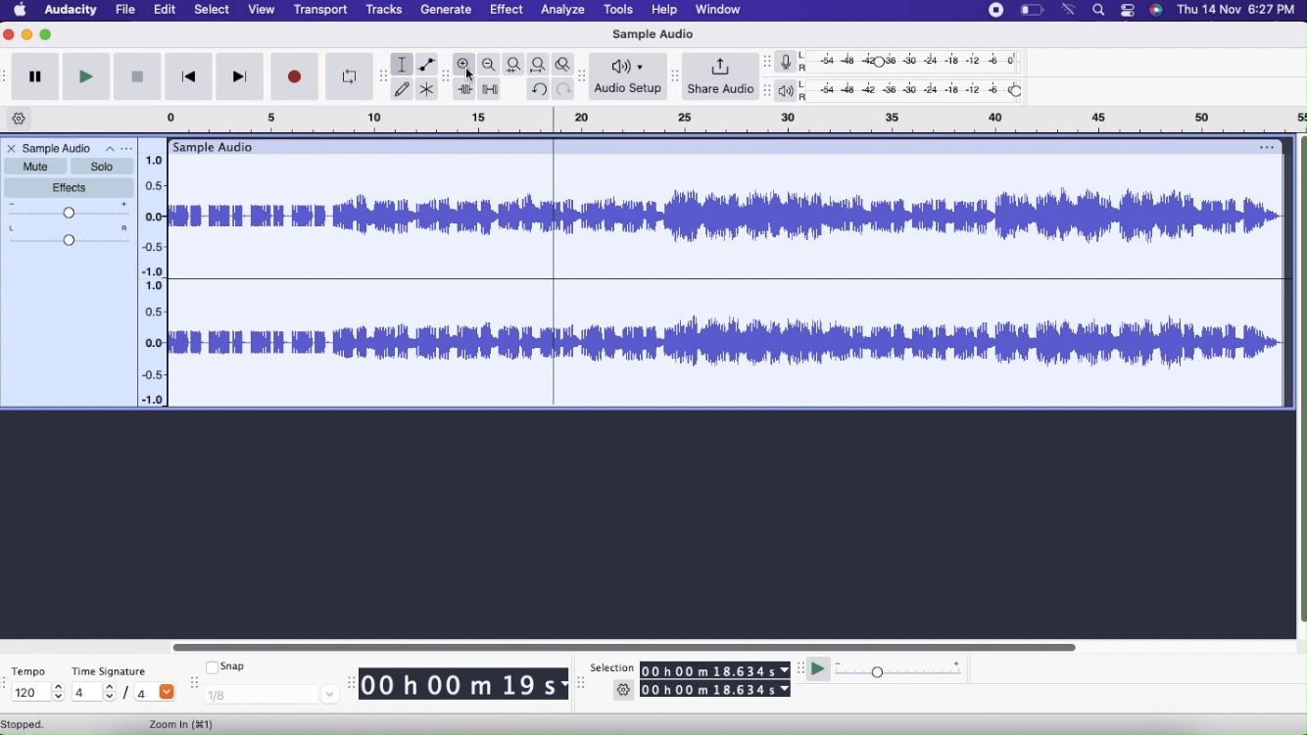  What do you see at coordinates (489, 89) in the screenshot?
I see `Silence audio selection` at bounding box center [489, 89].